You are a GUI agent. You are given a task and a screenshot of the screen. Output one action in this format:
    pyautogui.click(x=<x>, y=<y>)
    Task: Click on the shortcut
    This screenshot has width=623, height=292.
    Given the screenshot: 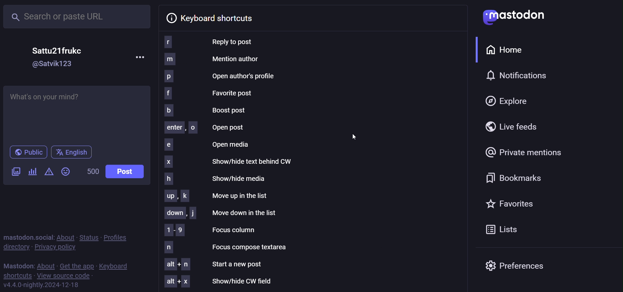 What is the action you would take?
    pyautogui.click(x=17, y=275)
    